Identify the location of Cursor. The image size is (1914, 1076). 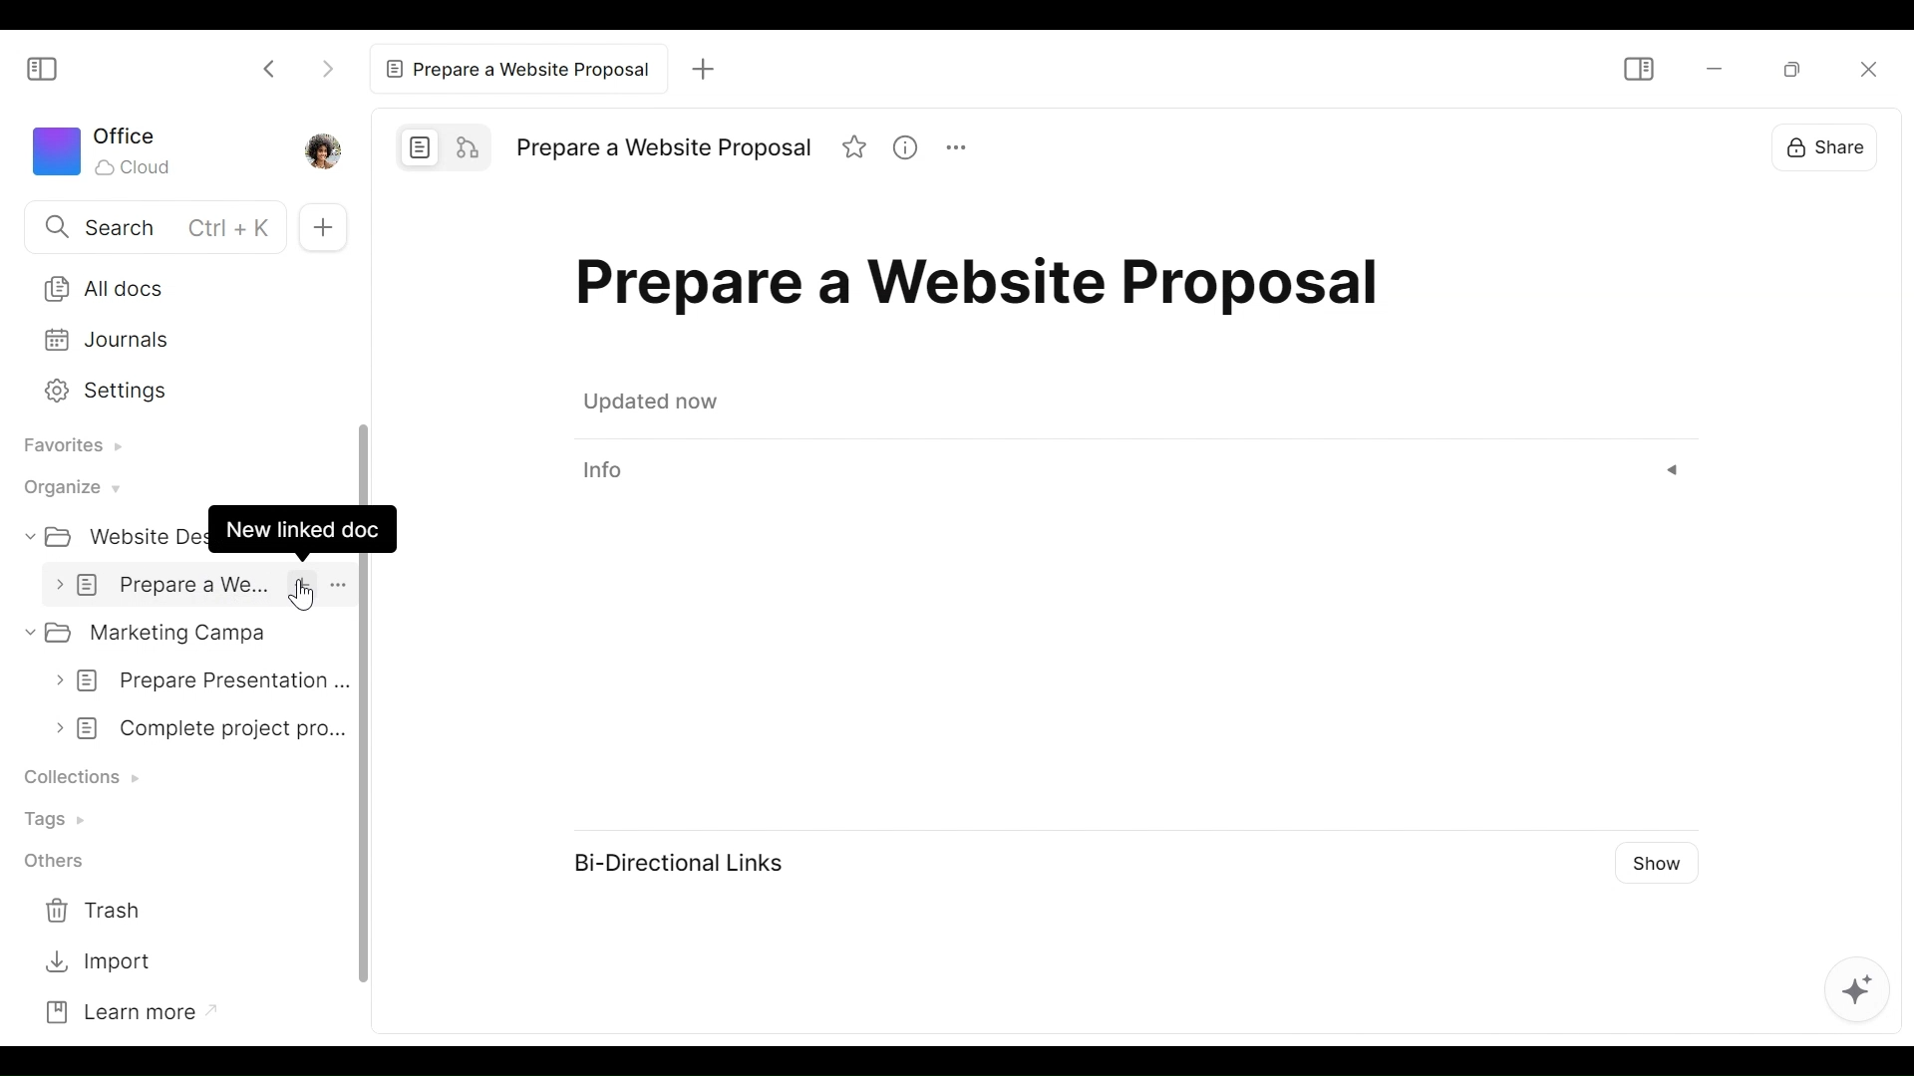
(307, 594).